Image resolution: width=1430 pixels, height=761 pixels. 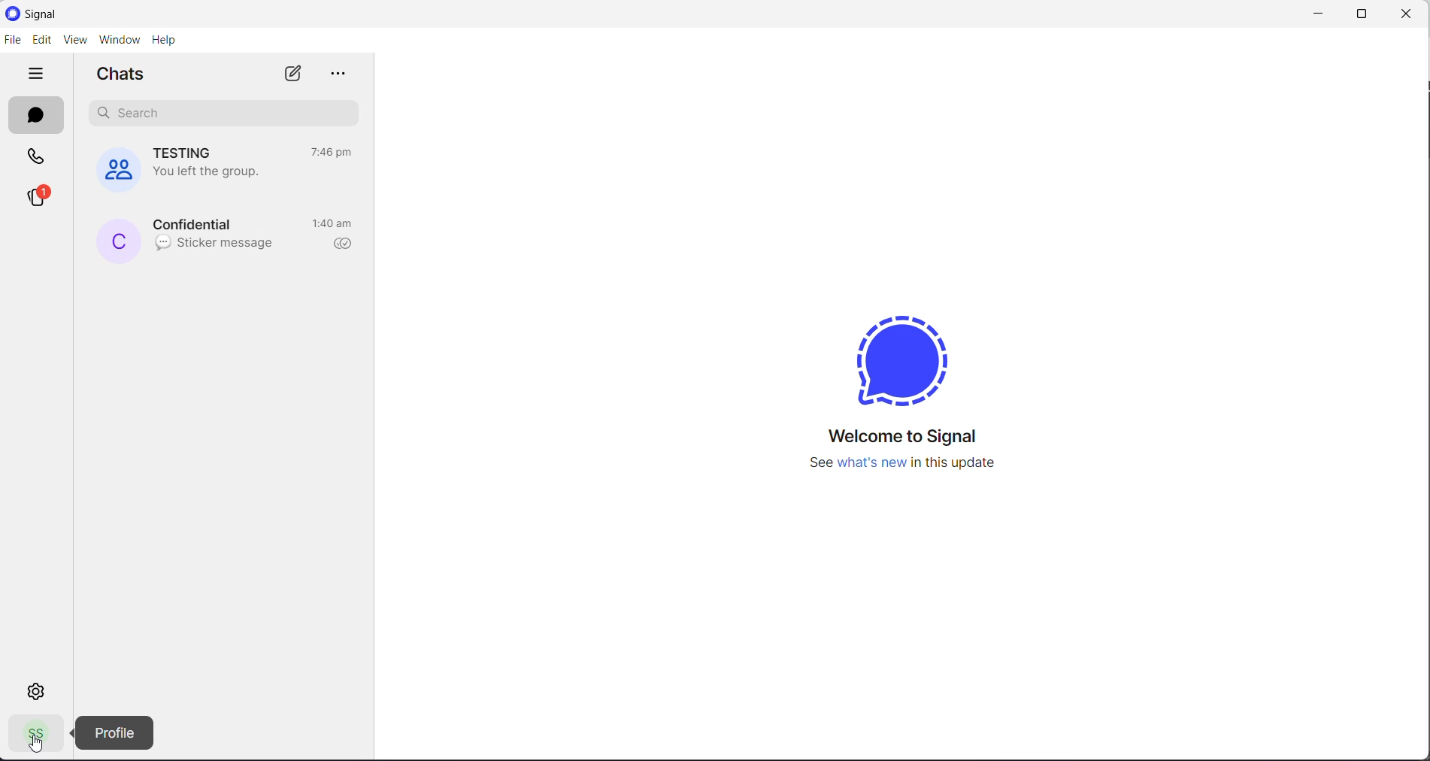 I want to click on HELP, so click(x=165, y=39).